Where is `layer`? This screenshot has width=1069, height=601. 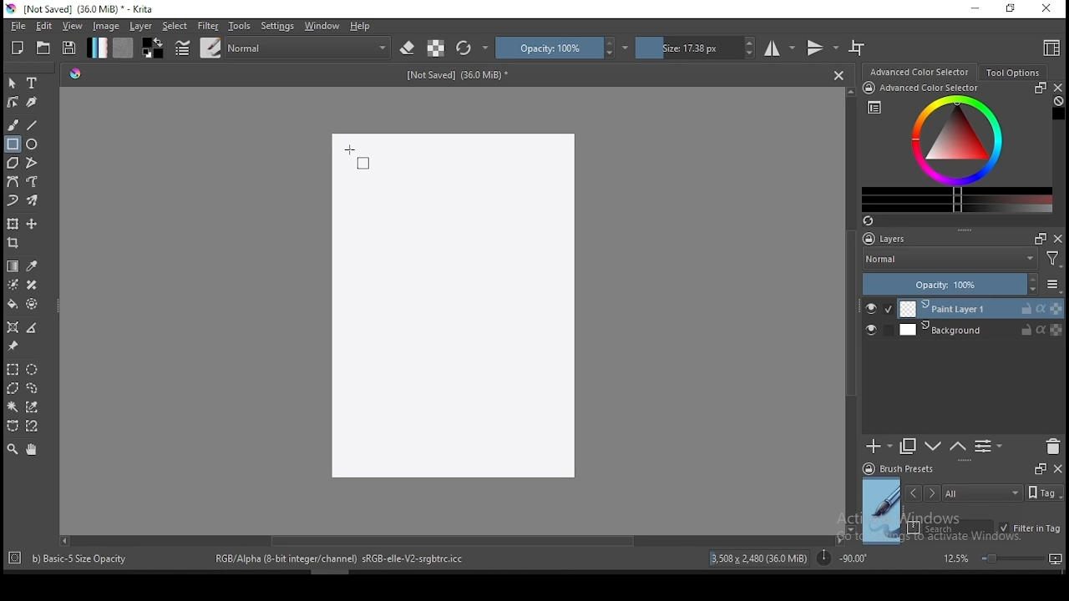 layer is located at coordinates (142, 26).